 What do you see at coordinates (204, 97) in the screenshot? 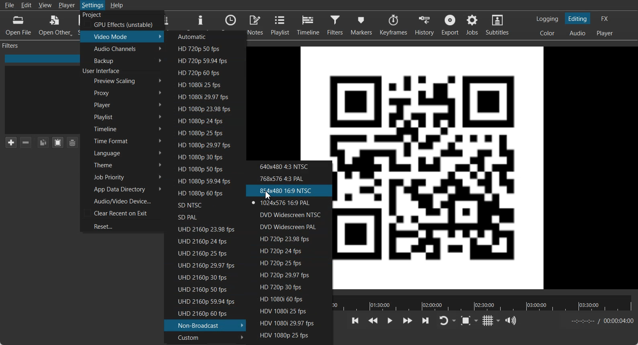
I see `HD 1080i 29.98 fps` at bounding box center [204, 97].